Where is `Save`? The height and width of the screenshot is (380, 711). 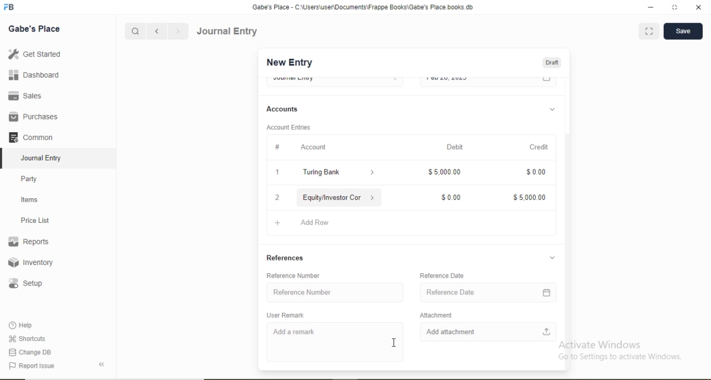 Save is located at coordinates (683, 30).